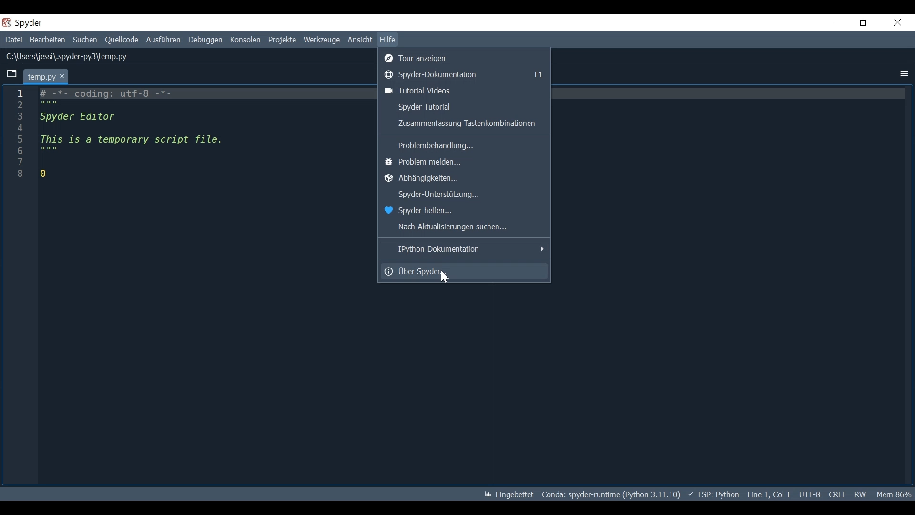 The height and width of the screenshot is (515, 915). Describe the element at coordinates (895, 494) in the screenshot. I see `Memory Usage` at that location.